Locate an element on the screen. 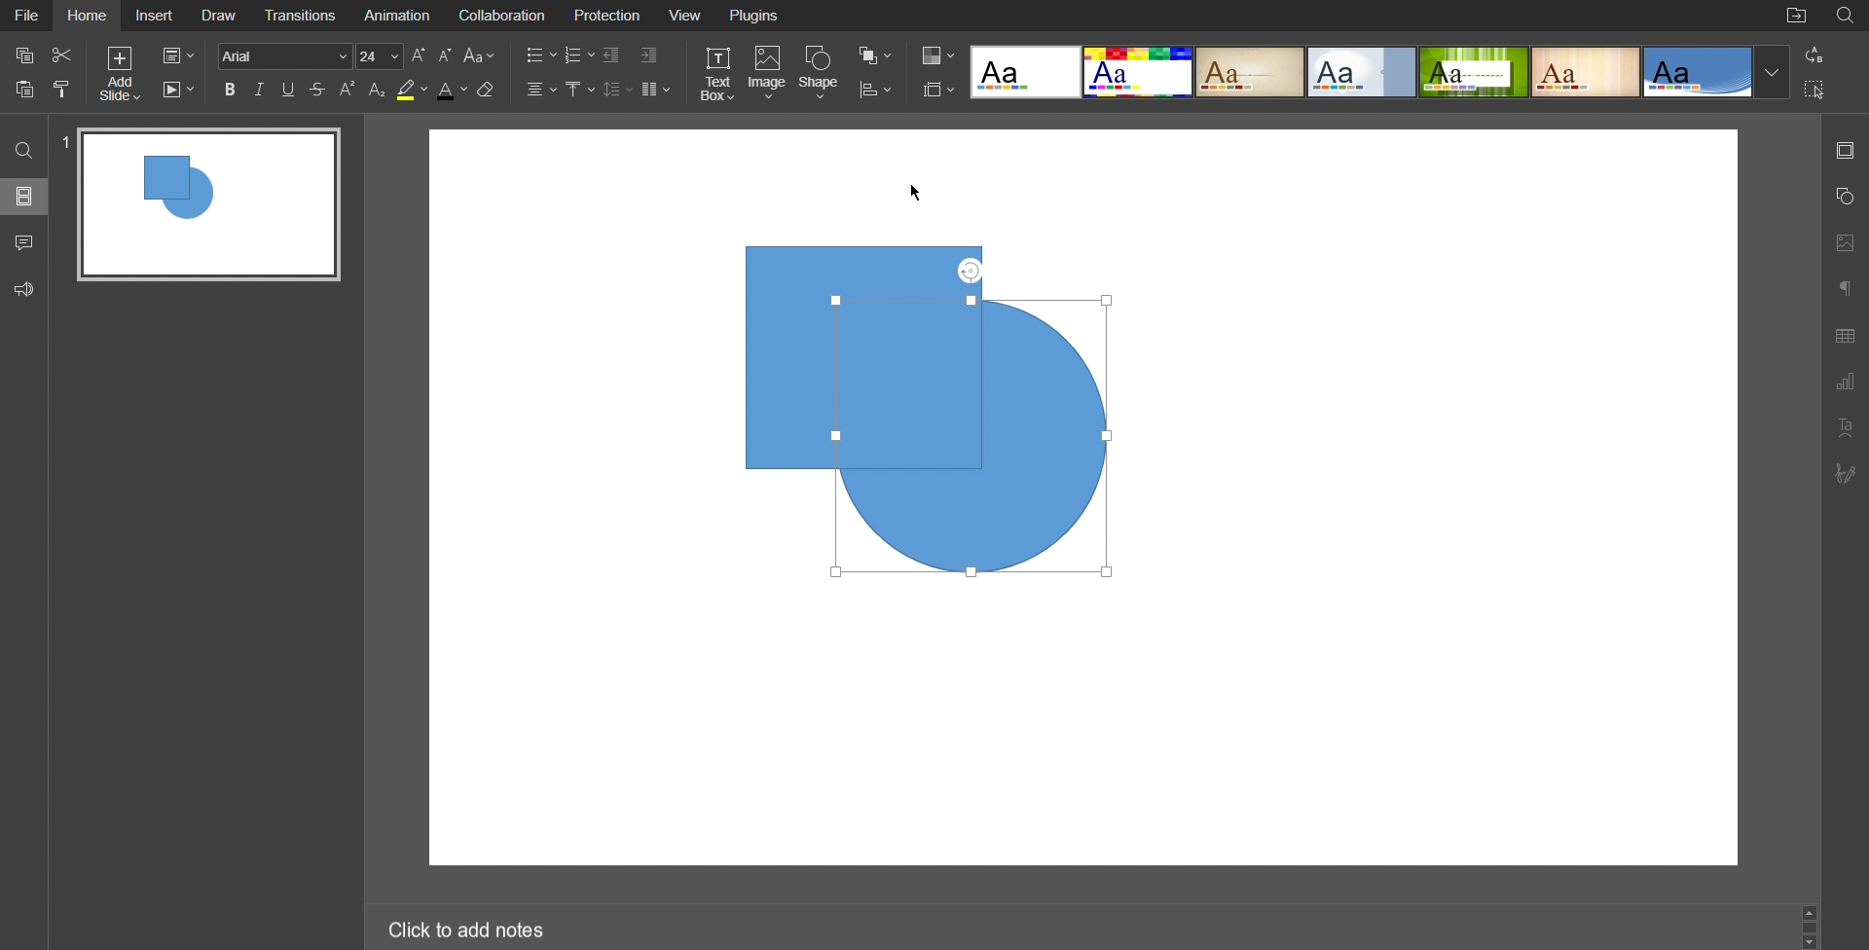 The width and height of the screenshot is (1869, 950). 24 is located at coordinates (379, 56).